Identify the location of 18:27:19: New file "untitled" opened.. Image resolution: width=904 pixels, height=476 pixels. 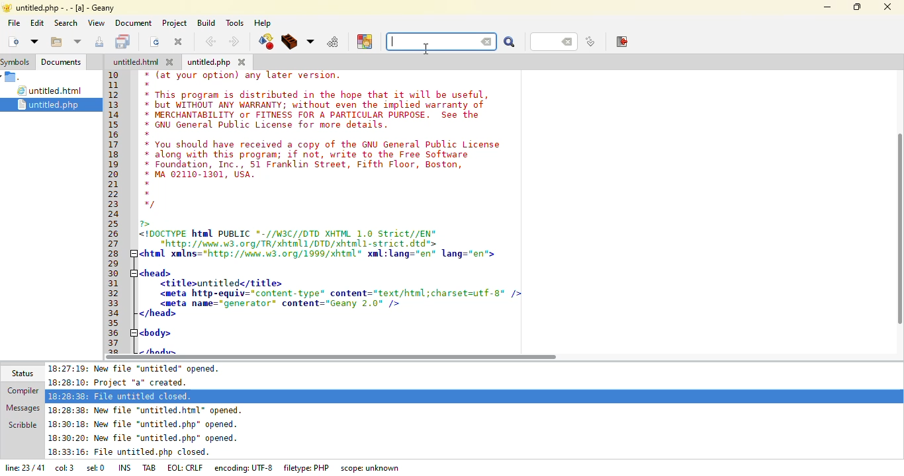
(139, 368).